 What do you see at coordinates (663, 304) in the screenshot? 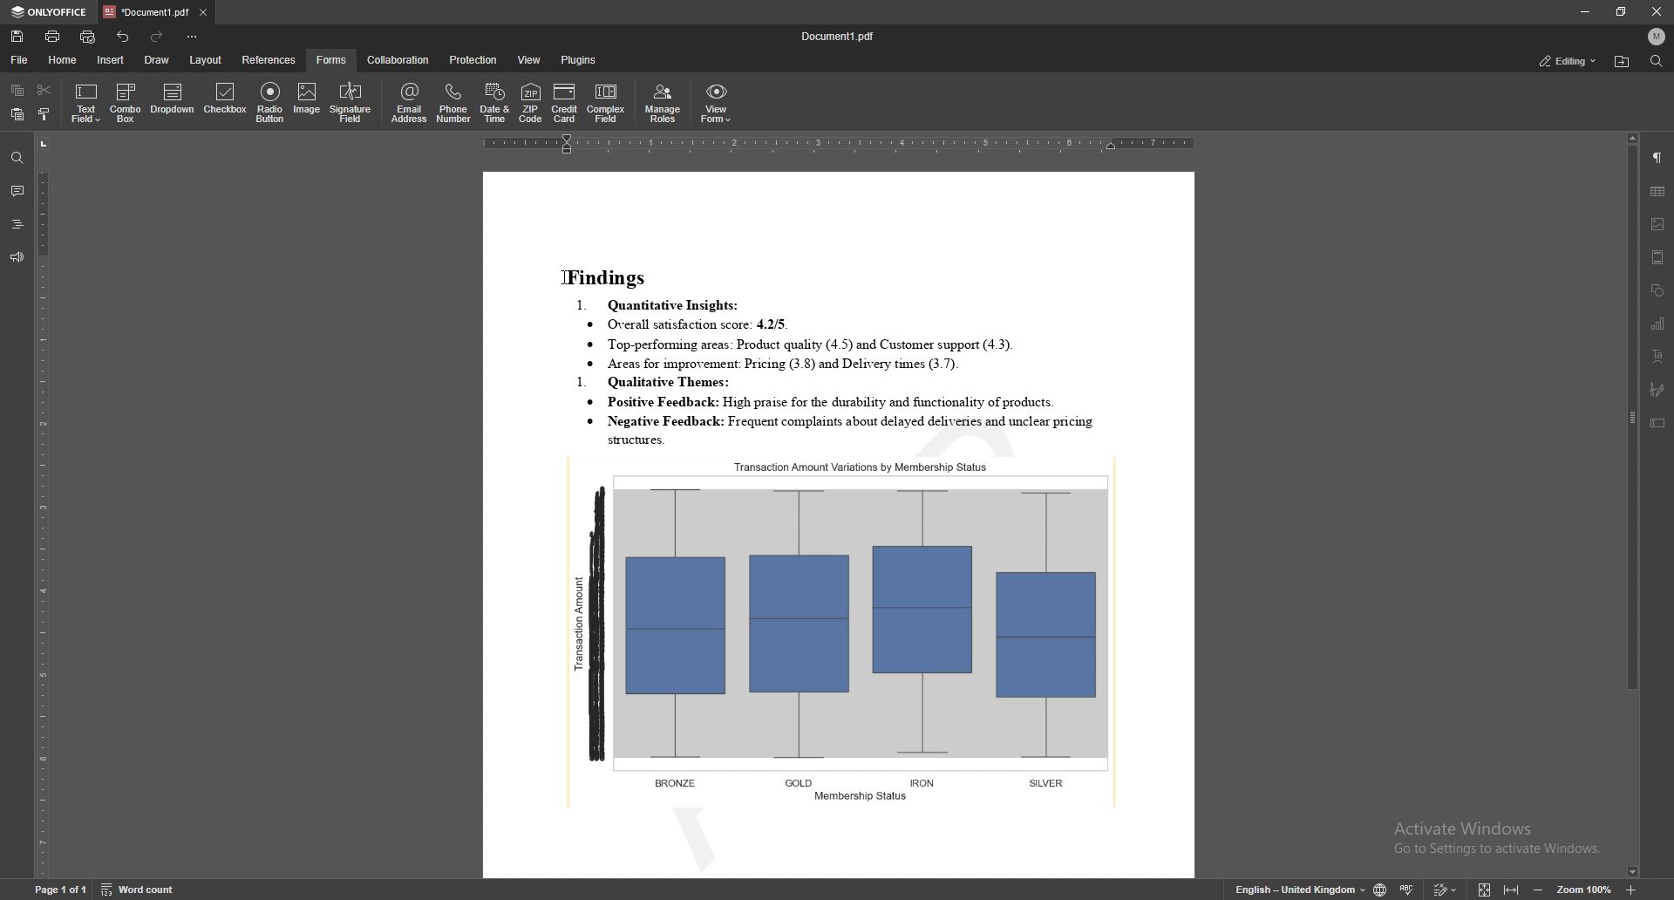
I see `1. Quantitative Insights:` at bounding box center [663, 304].